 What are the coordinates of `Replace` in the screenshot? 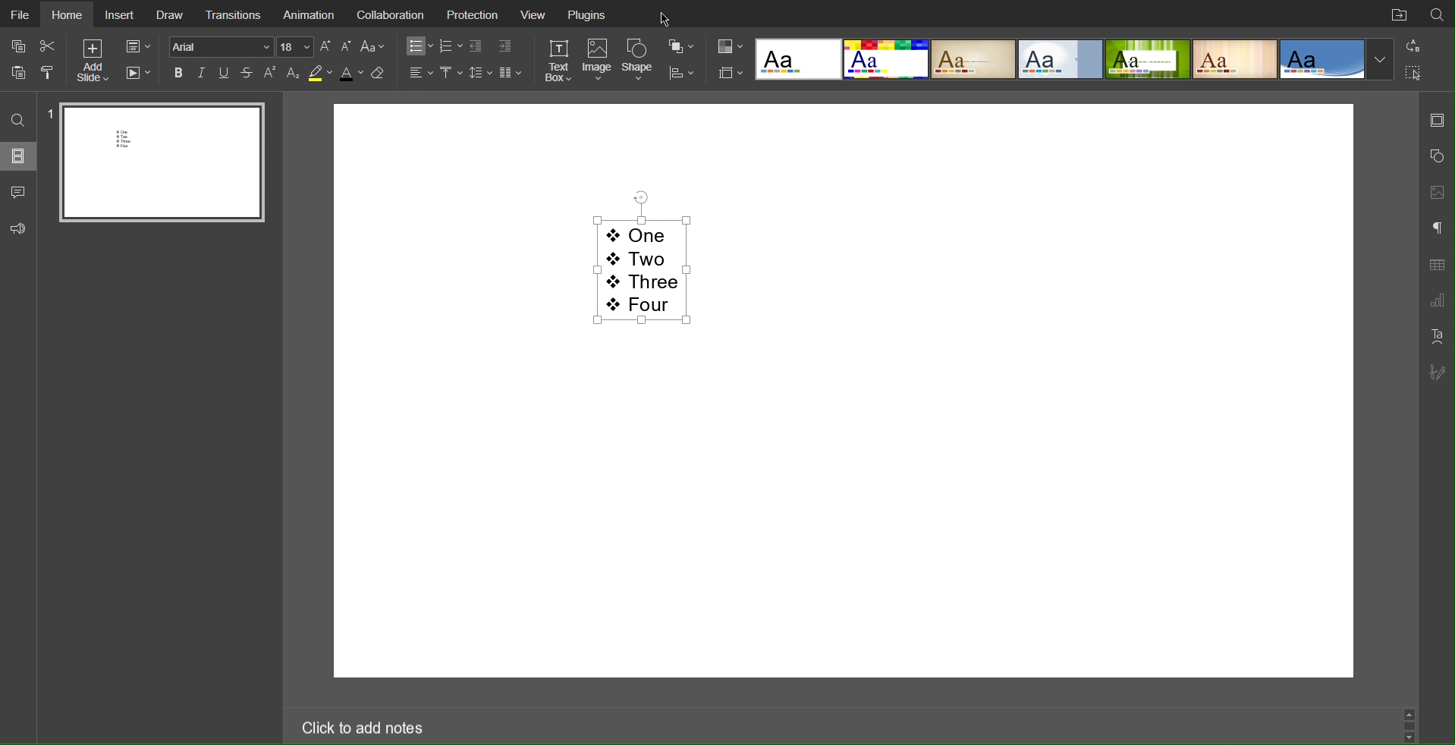 It's located at (1410, 46).